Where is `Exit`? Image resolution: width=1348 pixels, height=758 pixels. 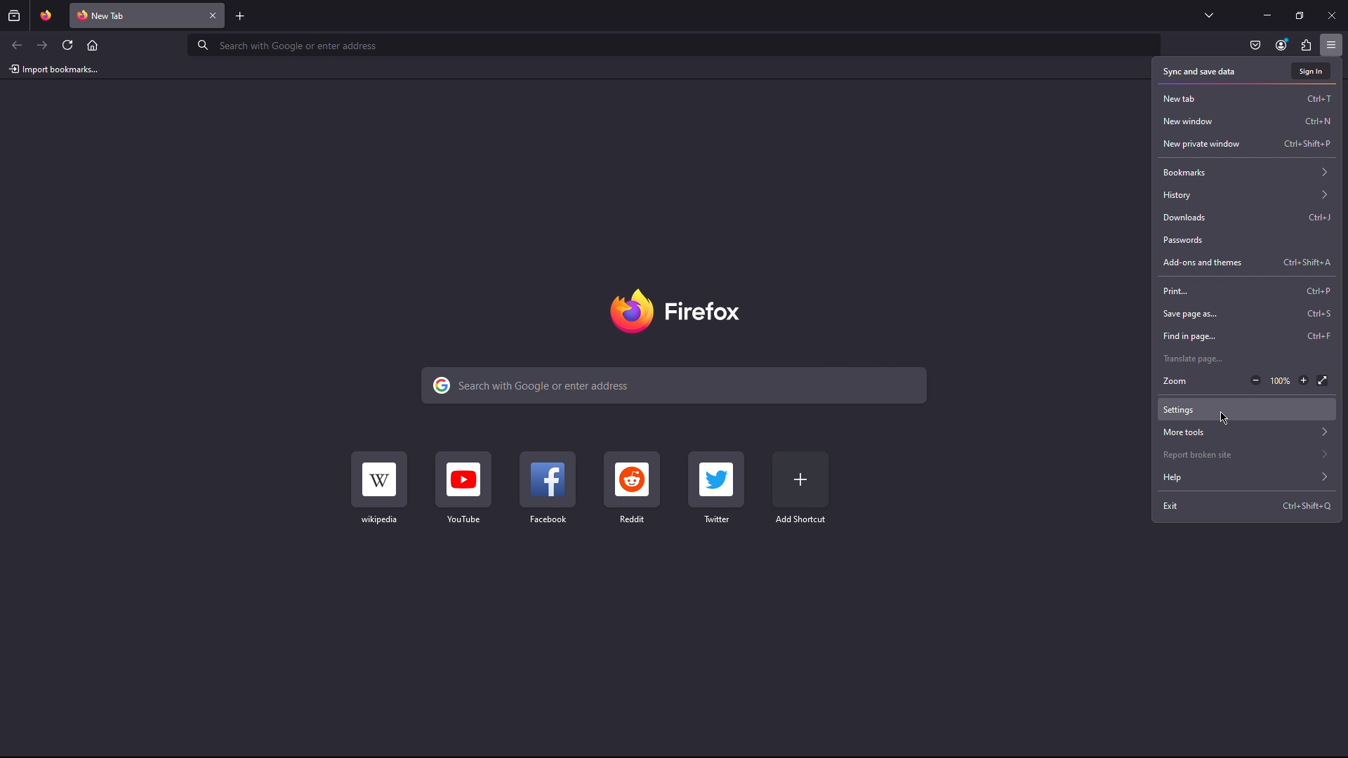
Exit is located at coordinates (1246, 506).